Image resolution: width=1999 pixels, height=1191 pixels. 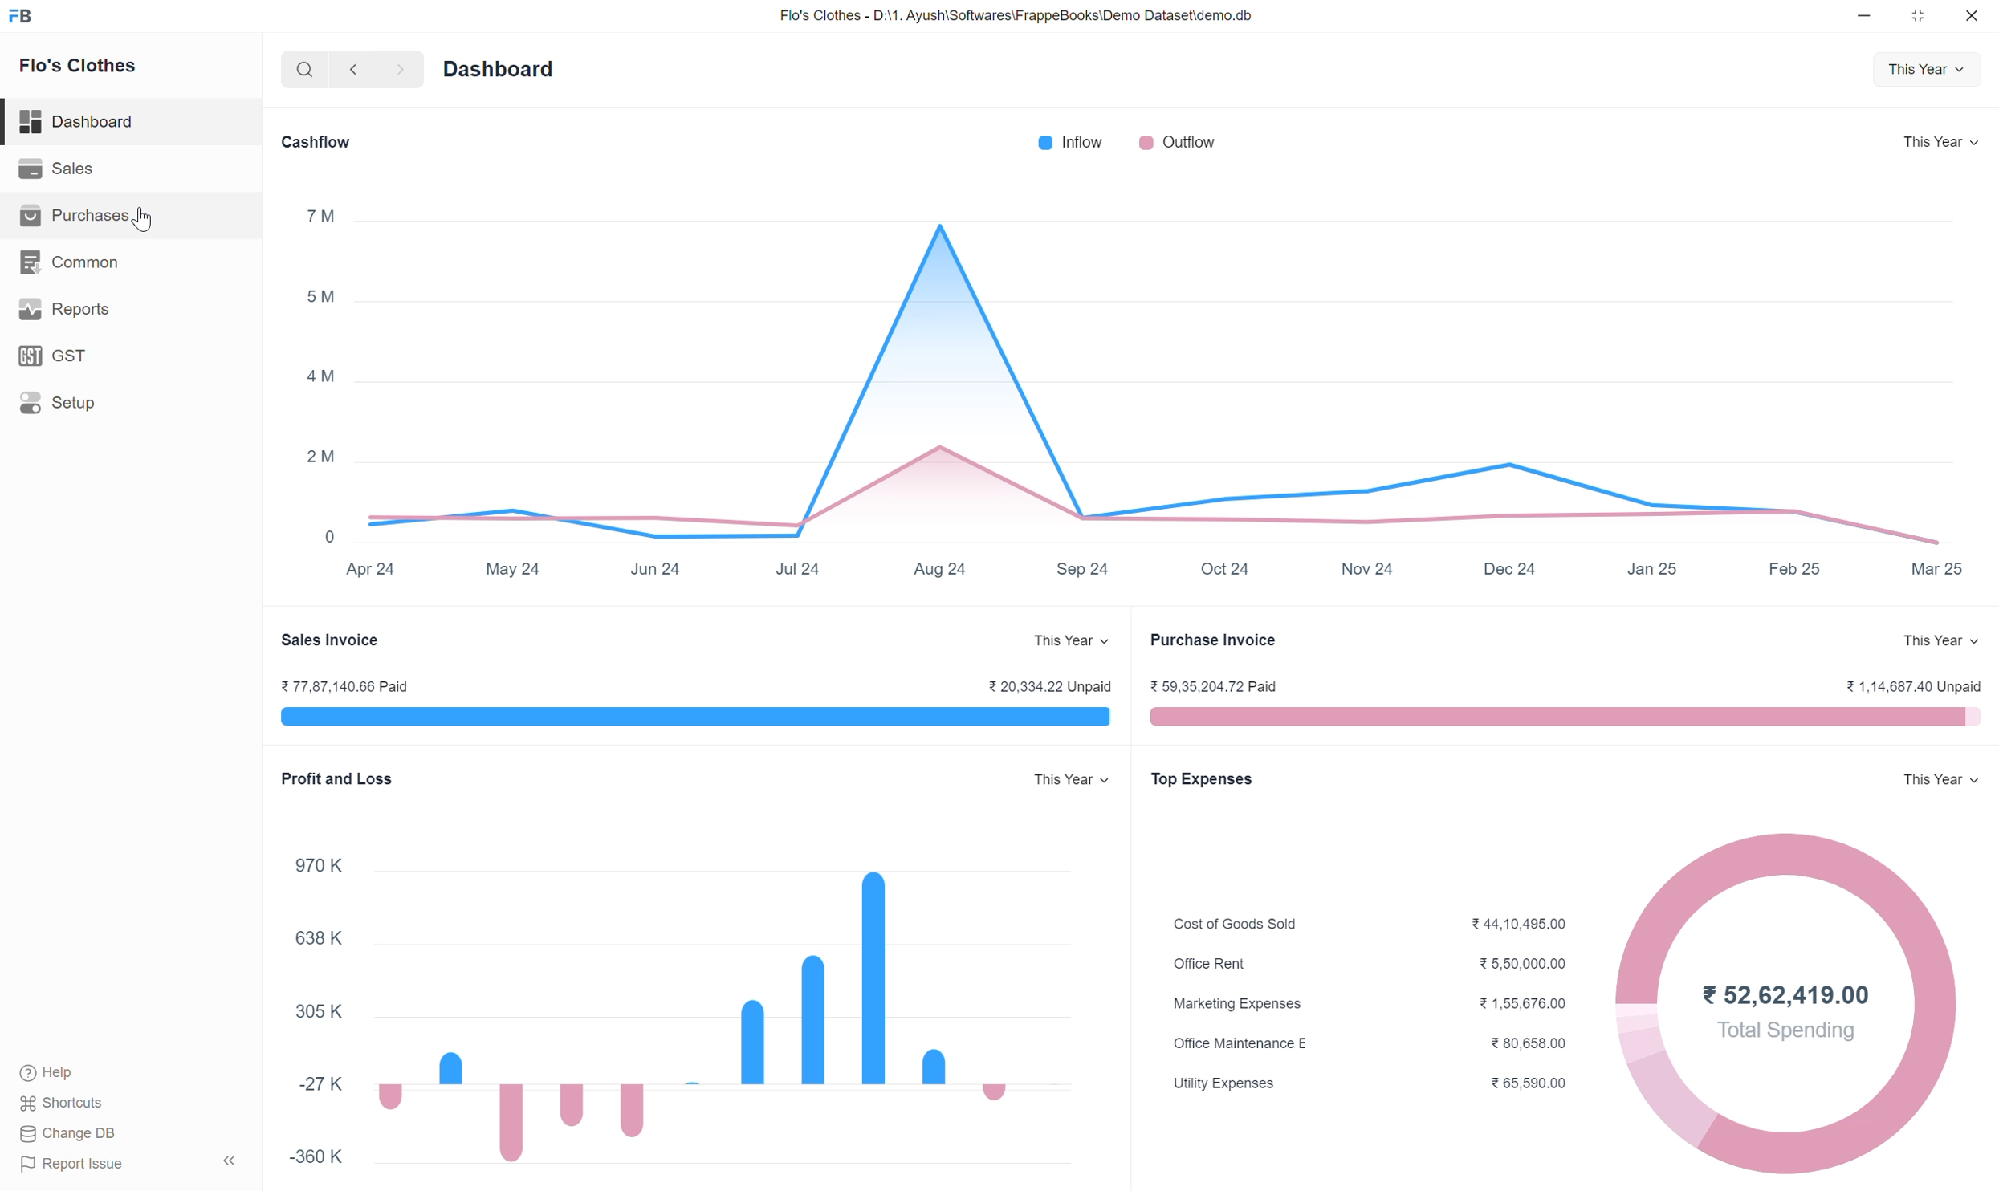 I want to click on utility expenses, so click(x=1226, y=1083).